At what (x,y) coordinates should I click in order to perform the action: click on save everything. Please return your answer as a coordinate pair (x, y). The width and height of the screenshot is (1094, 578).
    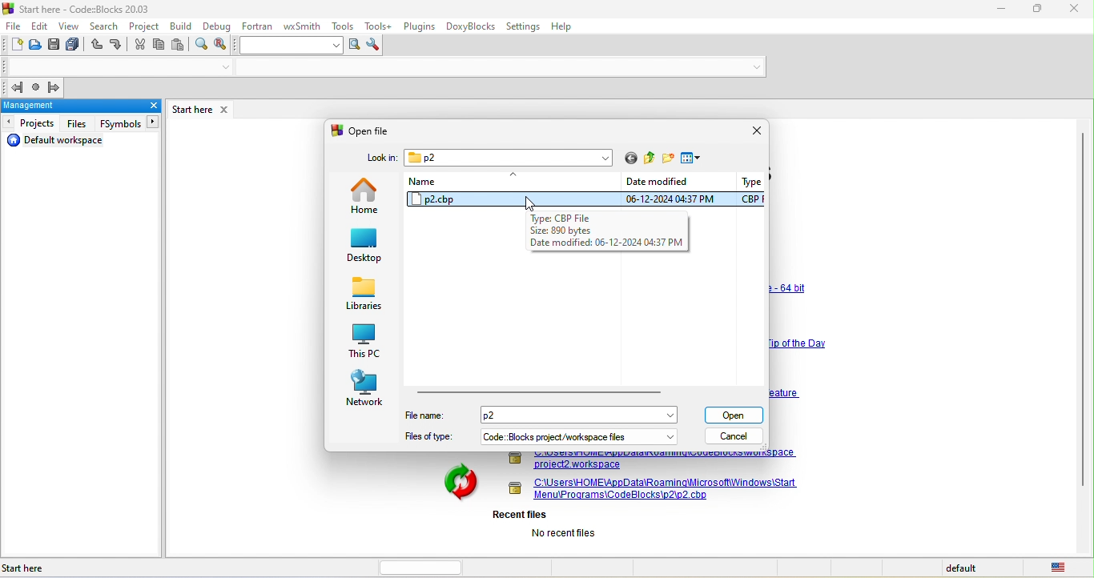
    Looking at the image, I should click on (75, 45).